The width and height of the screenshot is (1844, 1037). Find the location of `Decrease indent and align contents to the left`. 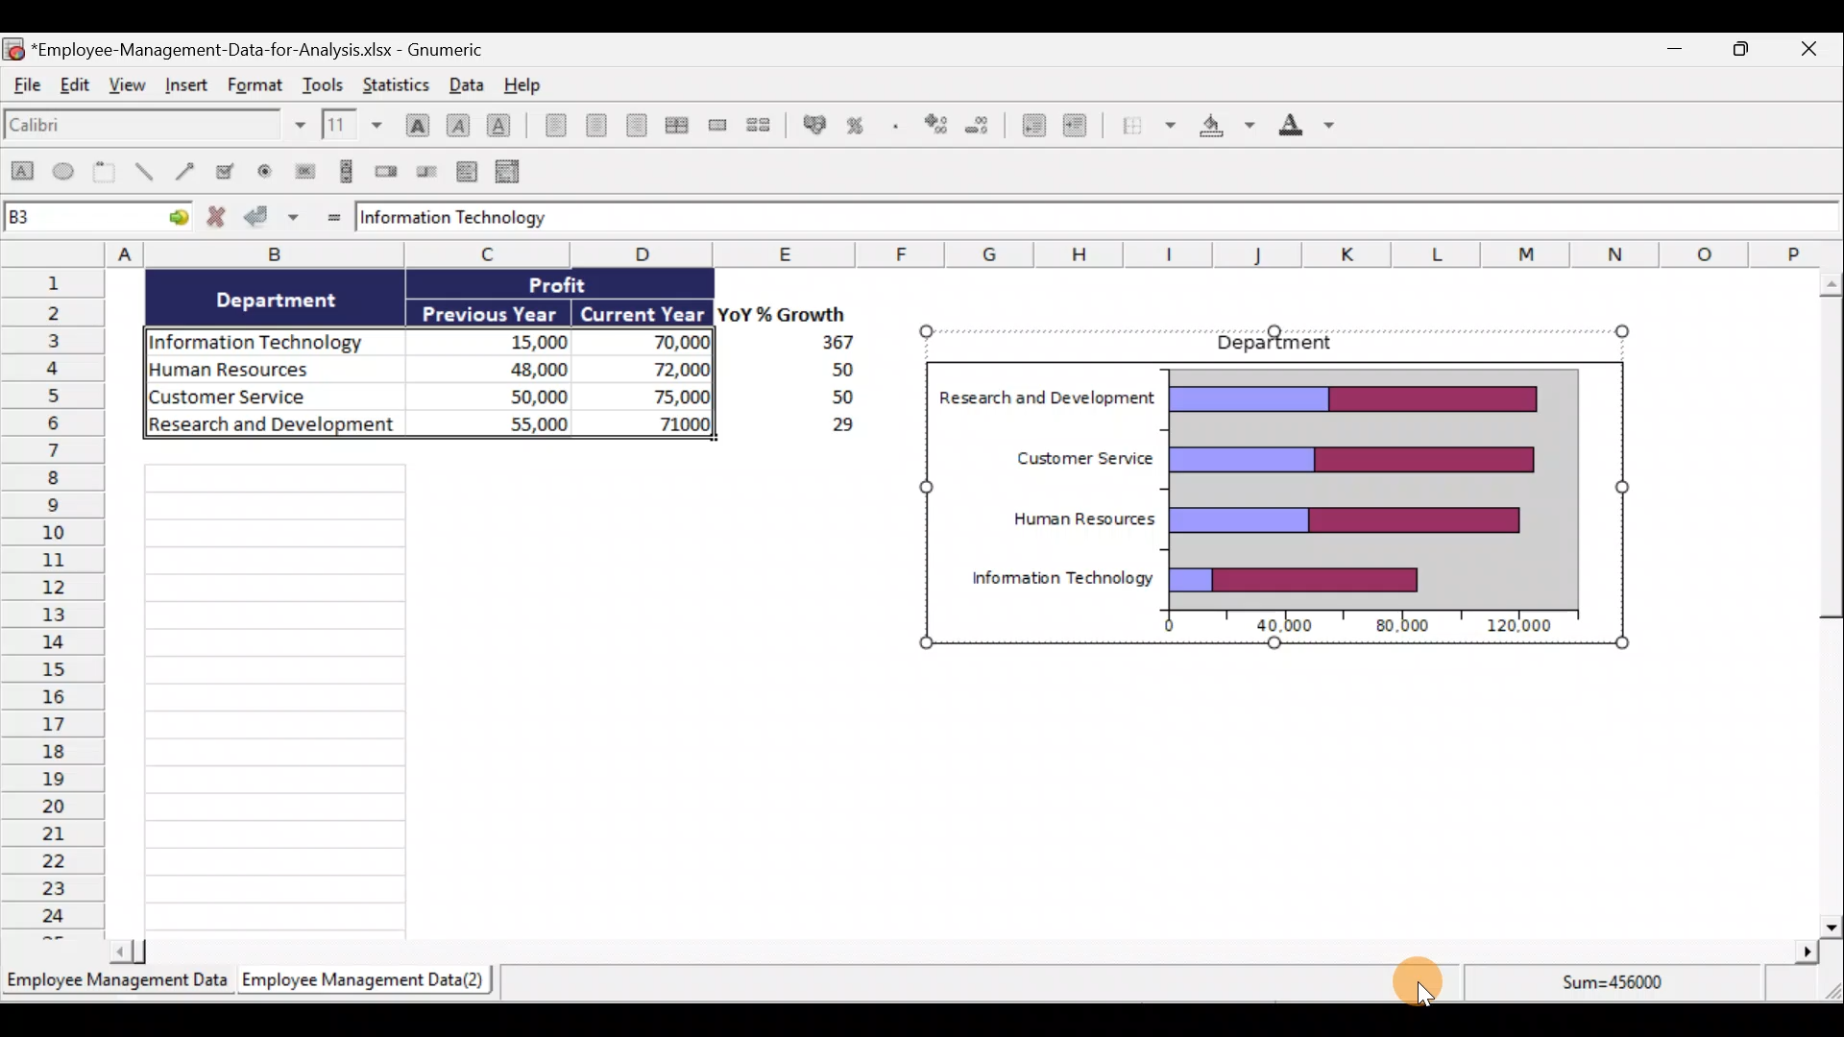

Decrease indent and align contents to the left is located at coordinates (1029, 123).